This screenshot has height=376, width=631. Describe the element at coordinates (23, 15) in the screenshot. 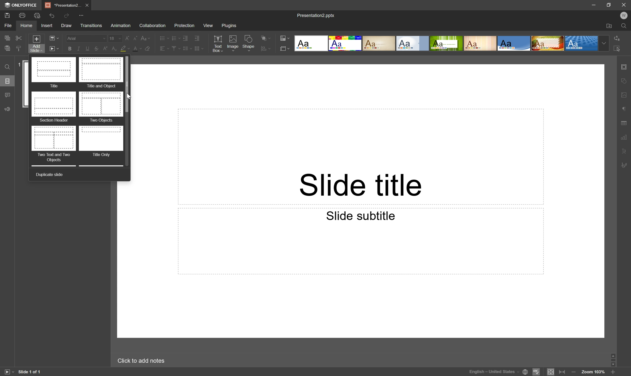

I see `Print file` at that location.